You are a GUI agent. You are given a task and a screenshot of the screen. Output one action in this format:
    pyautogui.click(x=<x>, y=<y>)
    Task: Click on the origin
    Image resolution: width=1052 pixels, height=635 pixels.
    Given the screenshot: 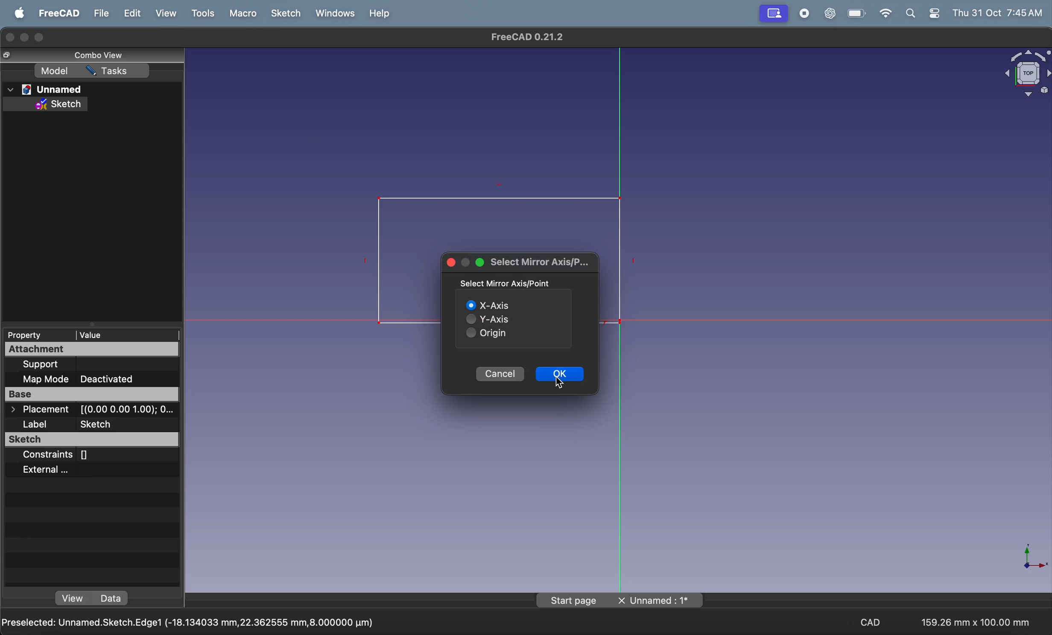 What is the action you would take?
    pyautogui.click(x=489, y=335)
    